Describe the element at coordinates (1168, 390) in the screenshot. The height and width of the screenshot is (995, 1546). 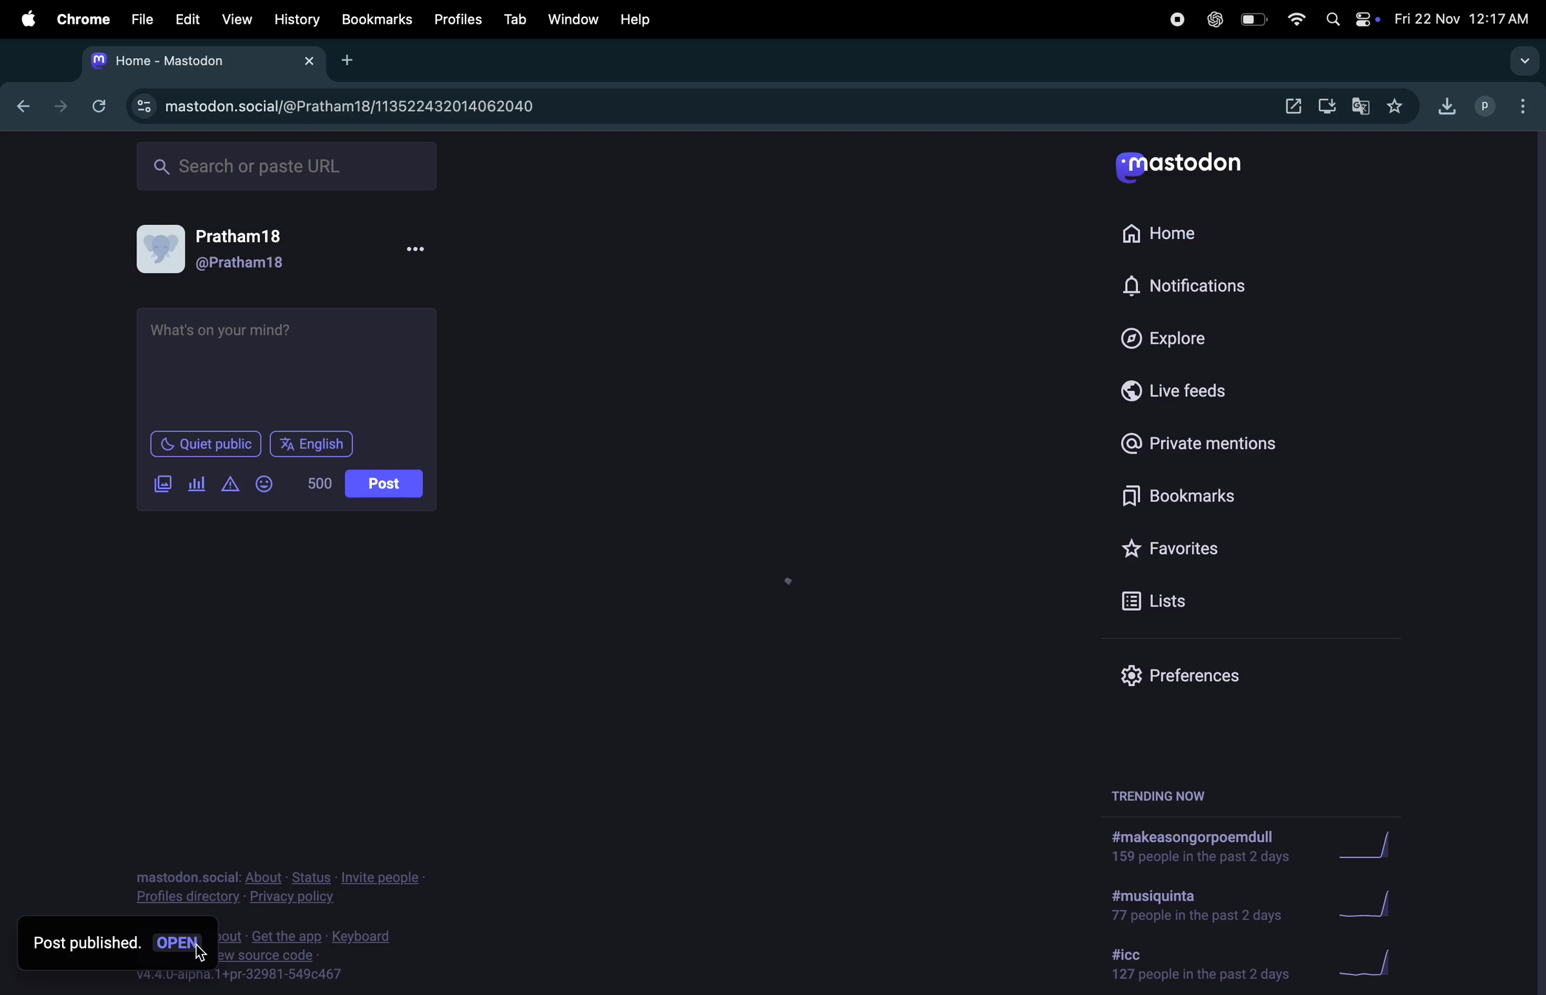
I see `live feed` at that location.